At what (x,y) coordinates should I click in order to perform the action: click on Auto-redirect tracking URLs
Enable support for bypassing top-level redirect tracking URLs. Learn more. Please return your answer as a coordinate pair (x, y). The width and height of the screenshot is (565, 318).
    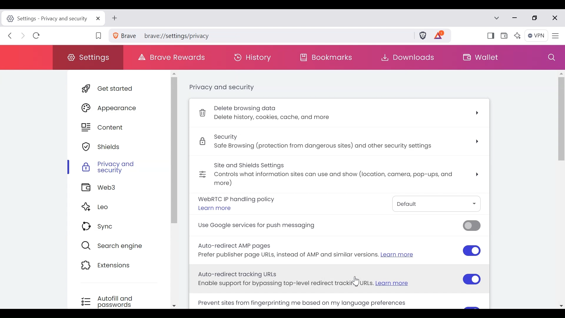
    Looking at the image, I should click on (338, 279).